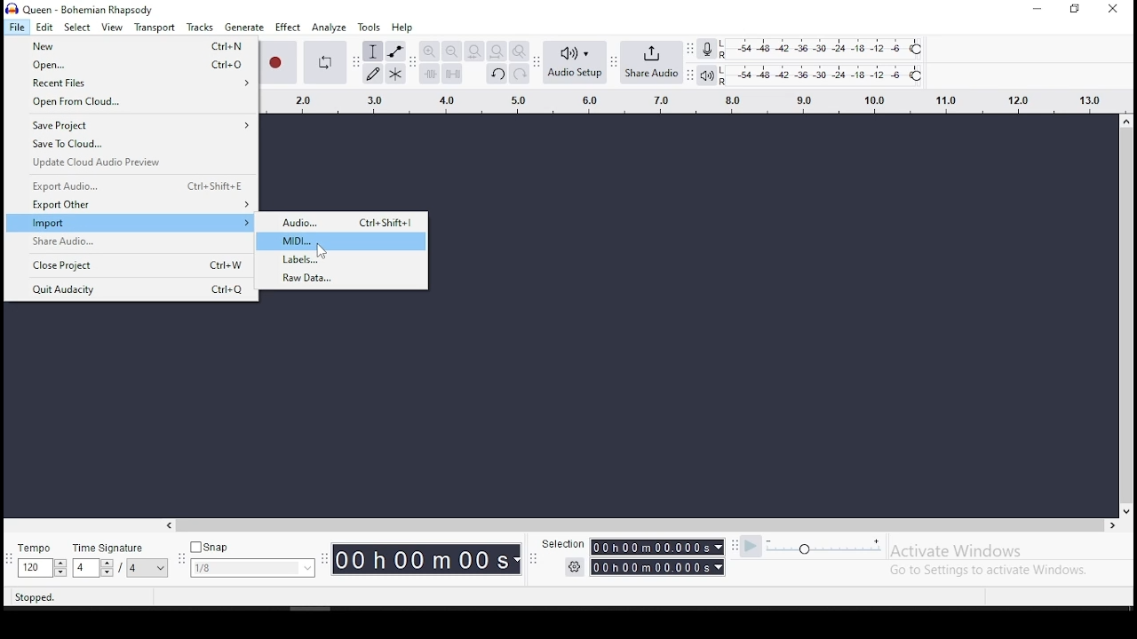 Image resolution: width=1137 pixels, height=639 pixels. Describe the element at coordinates (123, 561) in the screenshot. I see `time signature` at that location.